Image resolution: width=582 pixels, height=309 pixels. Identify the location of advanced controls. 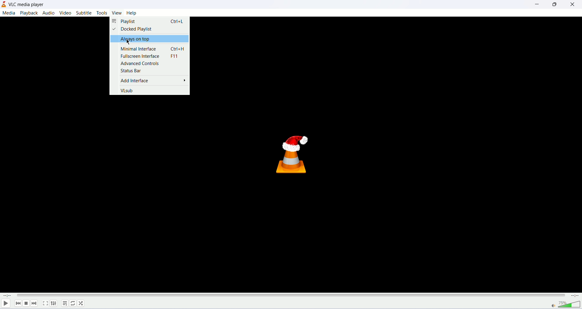
(139, 63).